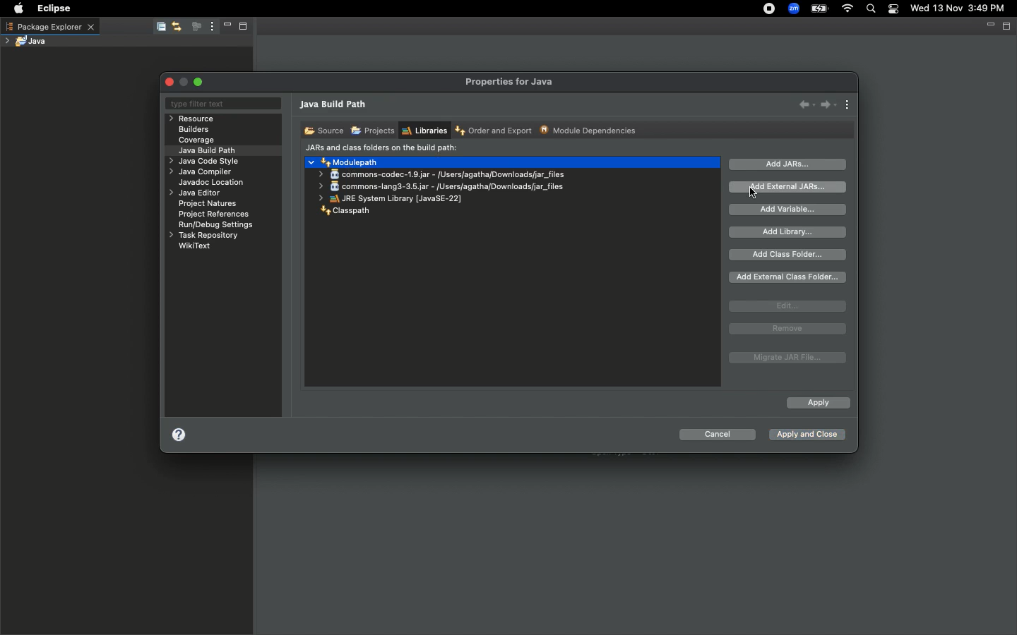 The width and height of the screenshot is (1017, 635). I want to click on Collapse all, so click(160, 28).